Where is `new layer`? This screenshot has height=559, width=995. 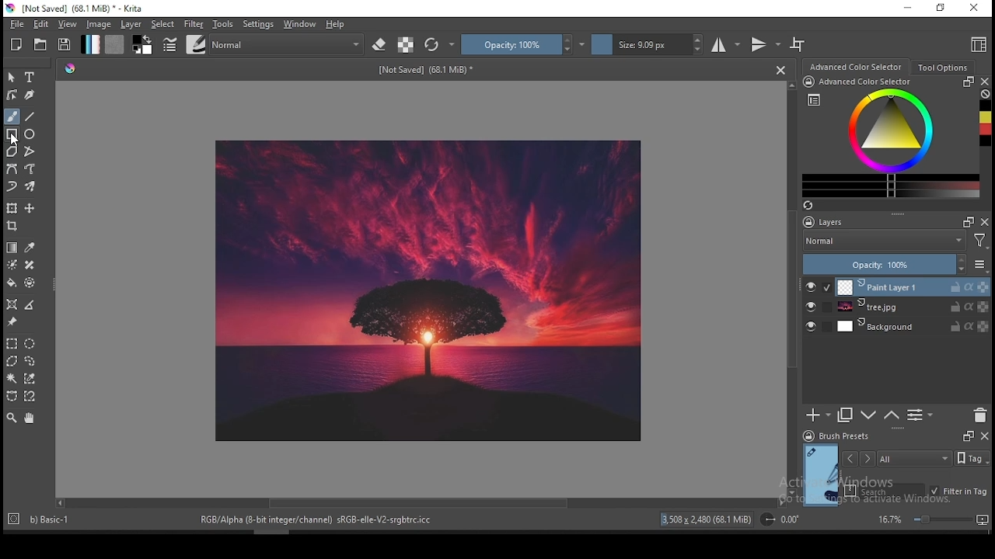 new layer is located at coordinates (819, 416).